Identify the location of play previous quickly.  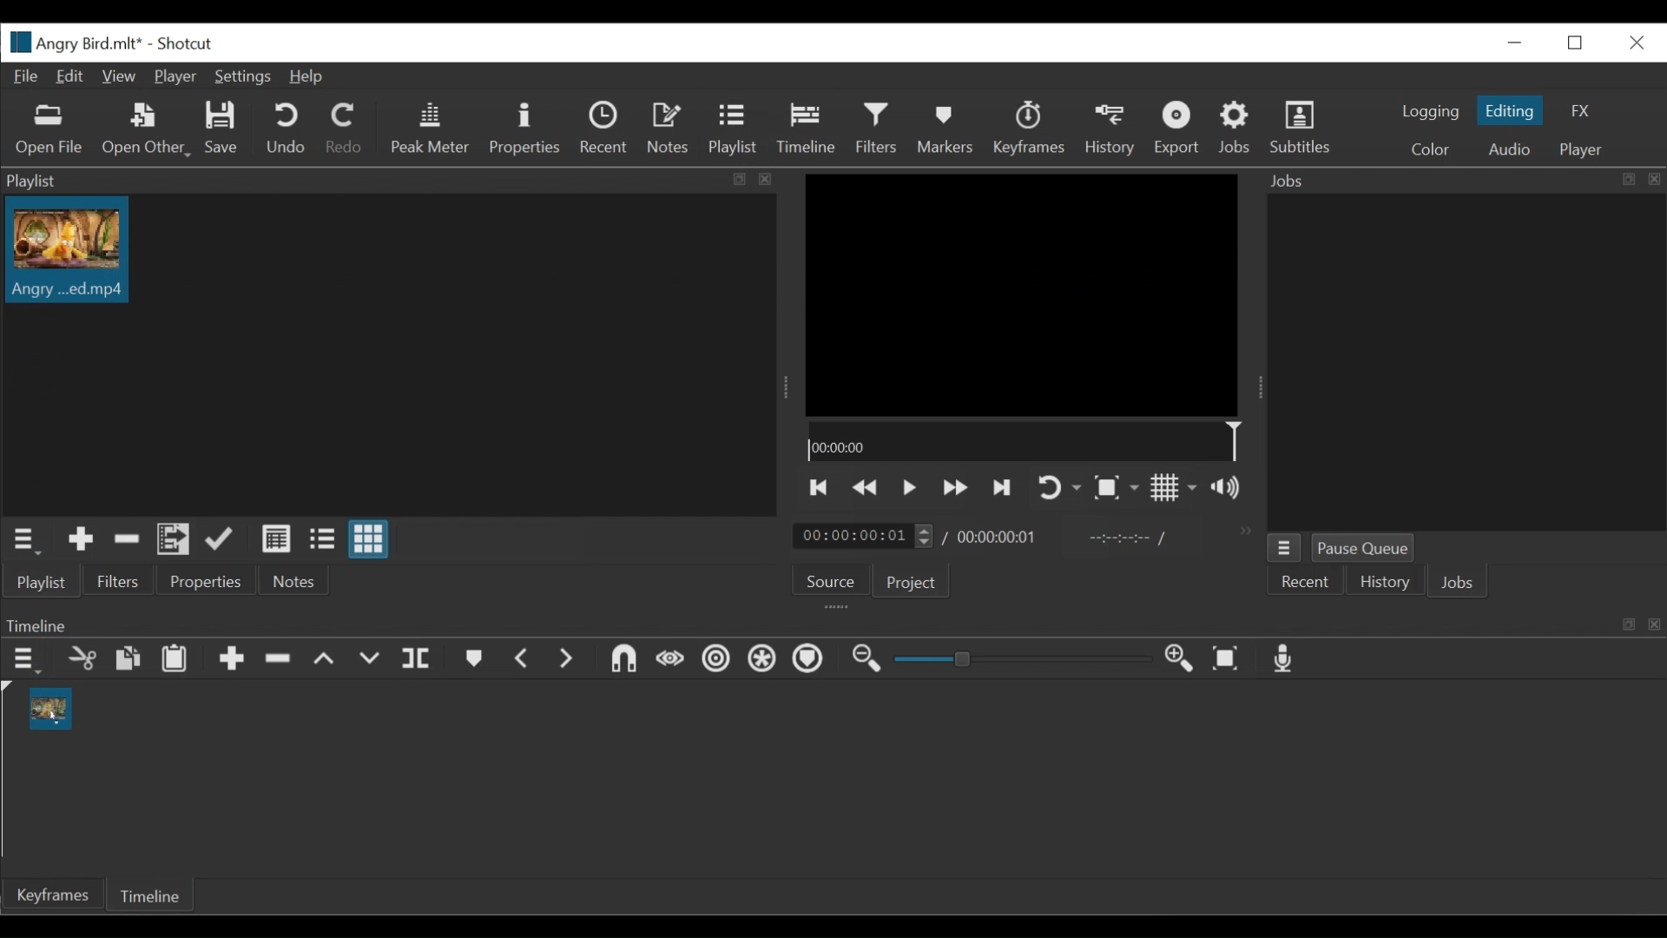
(869, 484).